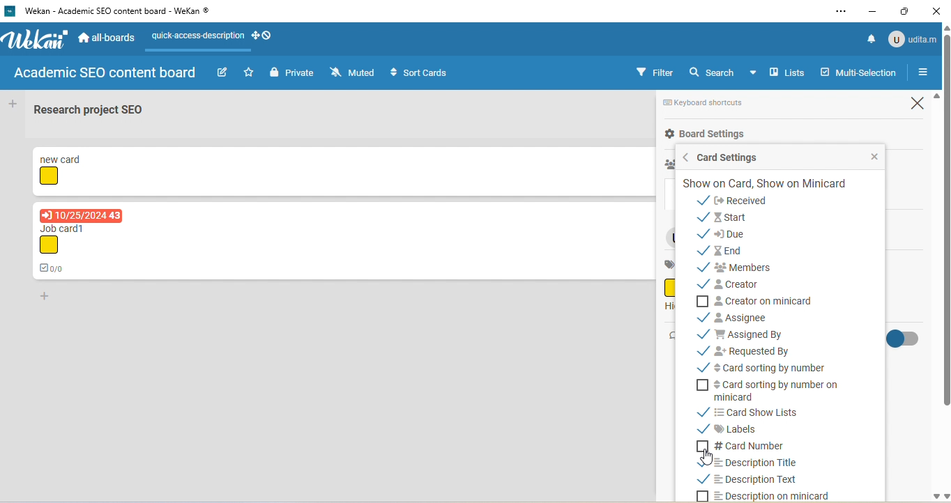 The image size is (951, 503). Describe the element at coordinates (788, 72) in the screenshot. I see `lists` at that location.